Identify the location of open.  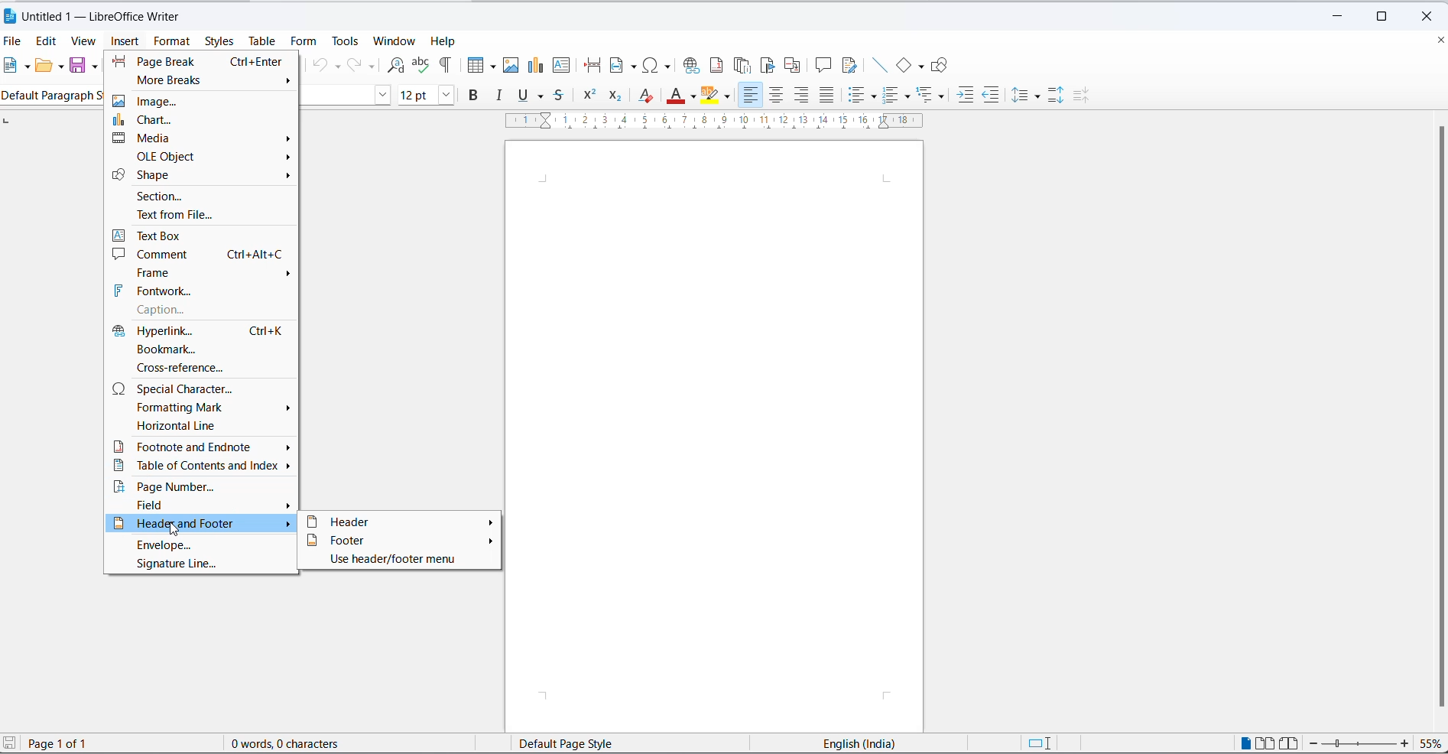
(43, 67).